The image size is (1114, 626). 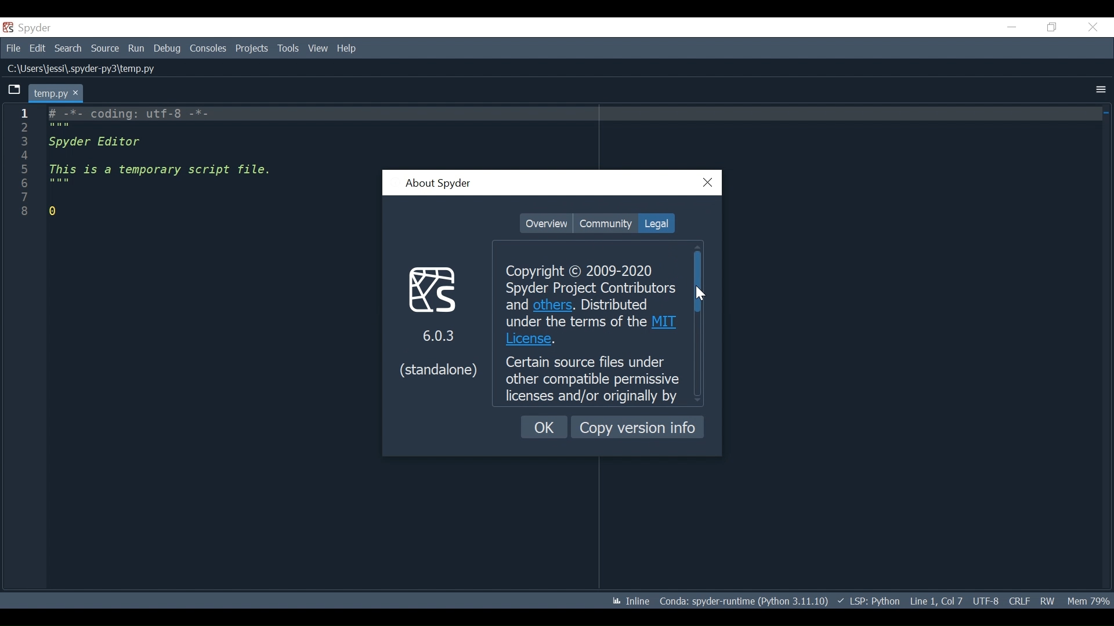 What do you see at coordinates (584, 305) in the screenshot?
I see `Copyright © 2009-2020
Spyder Project Contributors
and others. Distributed
under the terms of the MIT
License.` at bounding box center [584, 305].